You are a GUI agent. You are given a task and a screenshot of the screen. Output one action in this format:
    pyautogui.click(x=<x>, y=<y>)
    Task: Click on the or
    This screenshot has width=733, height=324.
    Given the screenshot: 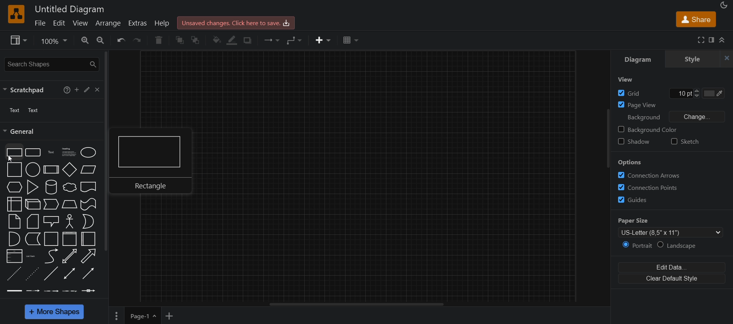 What is the action you would take?
    pyautogui.click(x=88, y=222)
    